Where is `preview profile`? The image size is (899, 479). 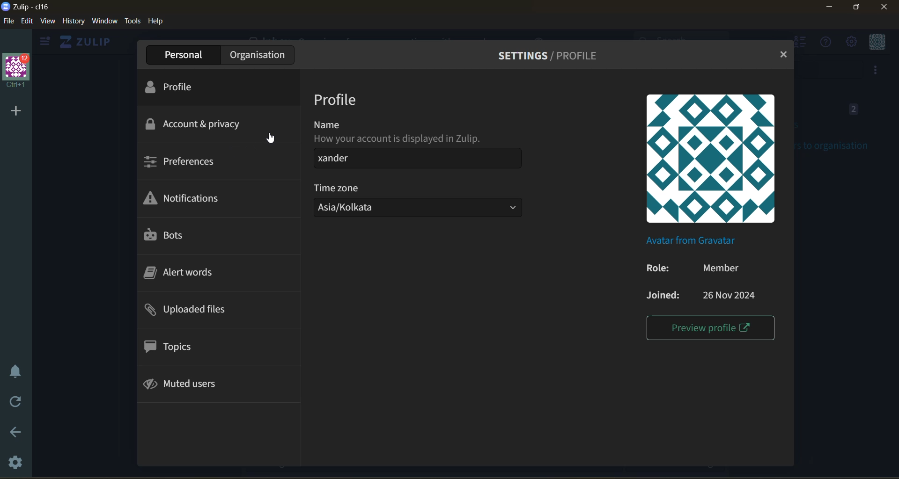
preview profile is located at coordinates (711, 330).